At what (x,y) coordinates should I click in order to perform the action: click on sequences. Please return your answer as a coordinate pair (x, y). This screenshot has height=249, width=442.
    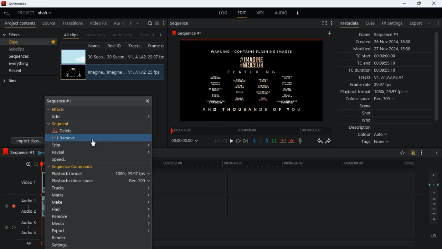
    Looking at the image, I should click on (21, 57).